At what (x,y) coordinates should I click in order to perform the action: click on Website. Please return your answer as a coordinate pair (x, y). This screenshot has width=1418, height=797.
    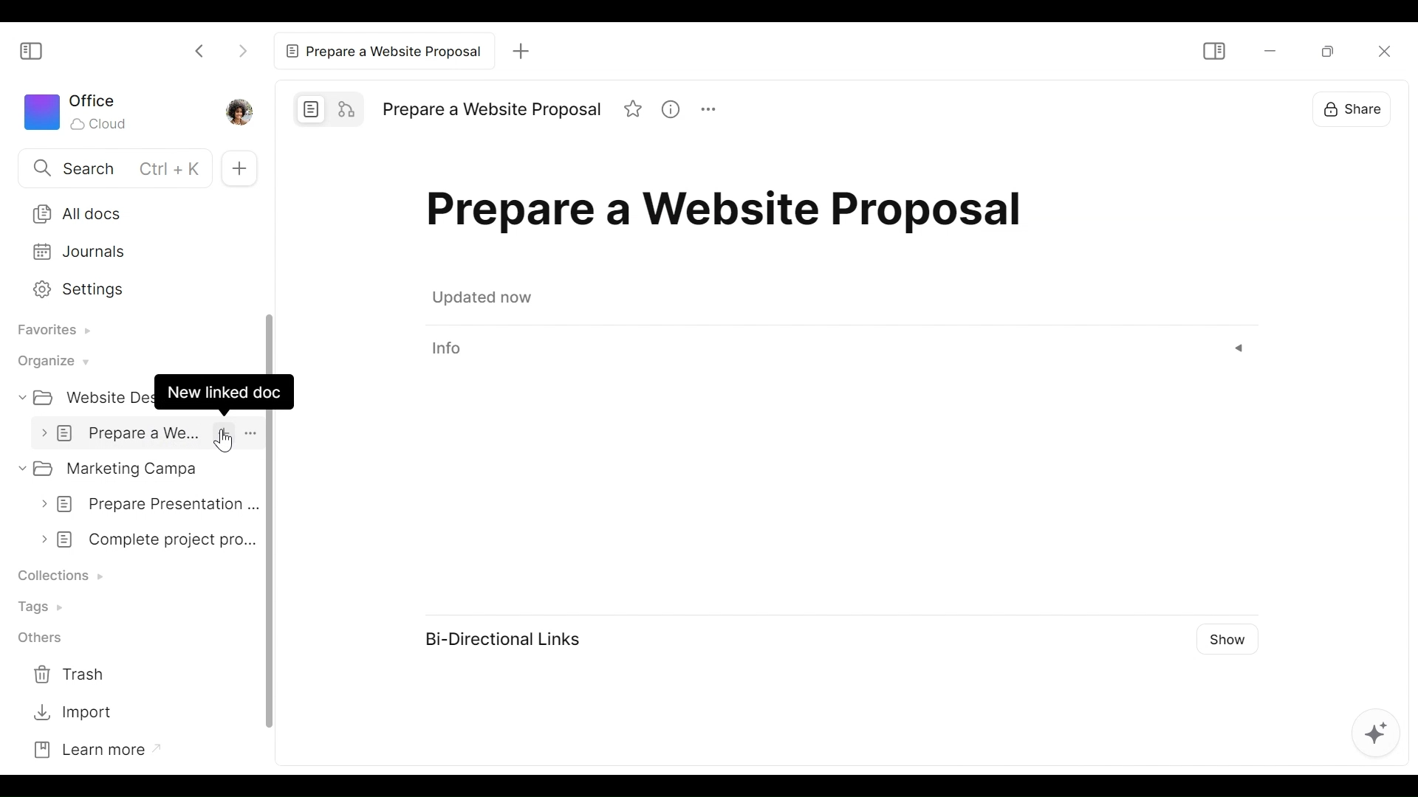
    Looking at the image, I should click on (85, 396).